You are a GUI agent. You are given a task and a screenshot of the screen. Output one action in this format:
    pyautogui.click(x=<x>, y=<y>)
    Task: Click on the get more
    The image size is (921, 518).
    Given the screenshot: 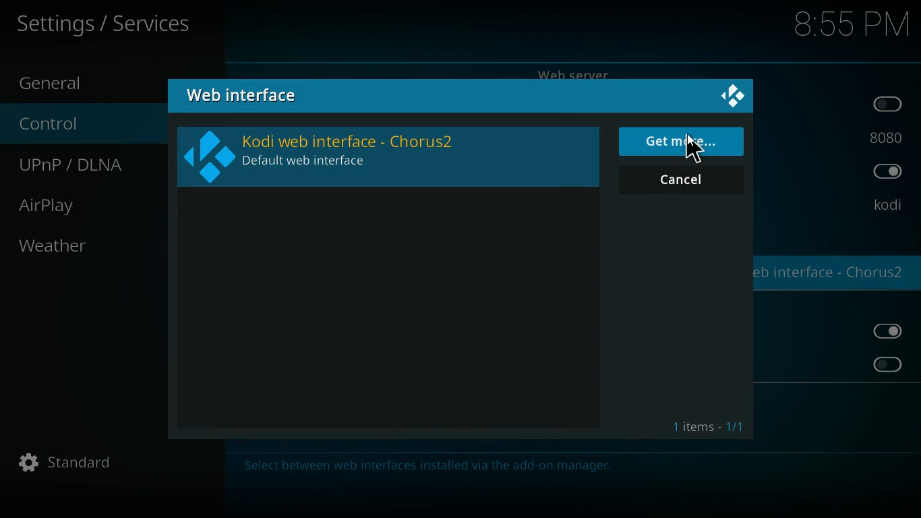 What is the action you would take?
    pyautogui.click(x=683, y=142)
    